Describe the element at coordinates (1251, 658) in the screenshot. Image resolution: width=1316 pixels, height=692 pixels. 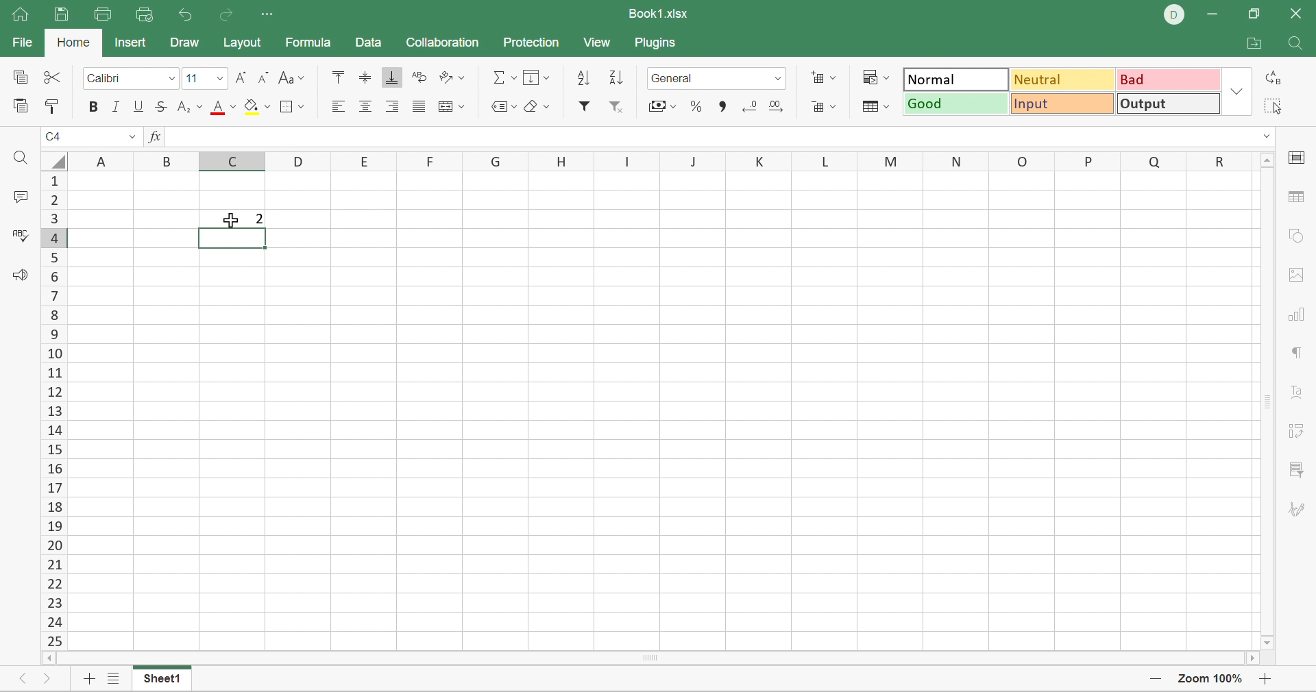
I see `Scroll Right` at that location.